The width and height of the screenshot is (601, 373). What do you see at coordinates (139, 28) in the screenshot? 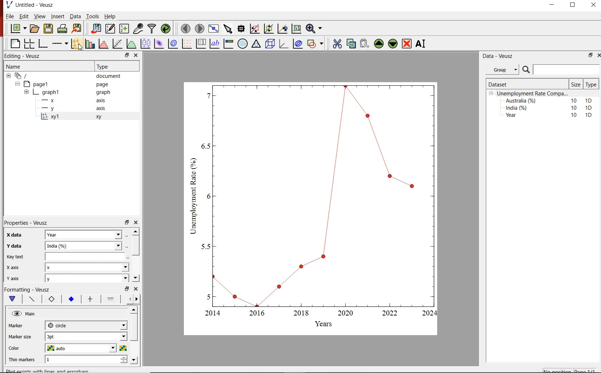
I see `caputure remote data` at bounding box center [139, 28].